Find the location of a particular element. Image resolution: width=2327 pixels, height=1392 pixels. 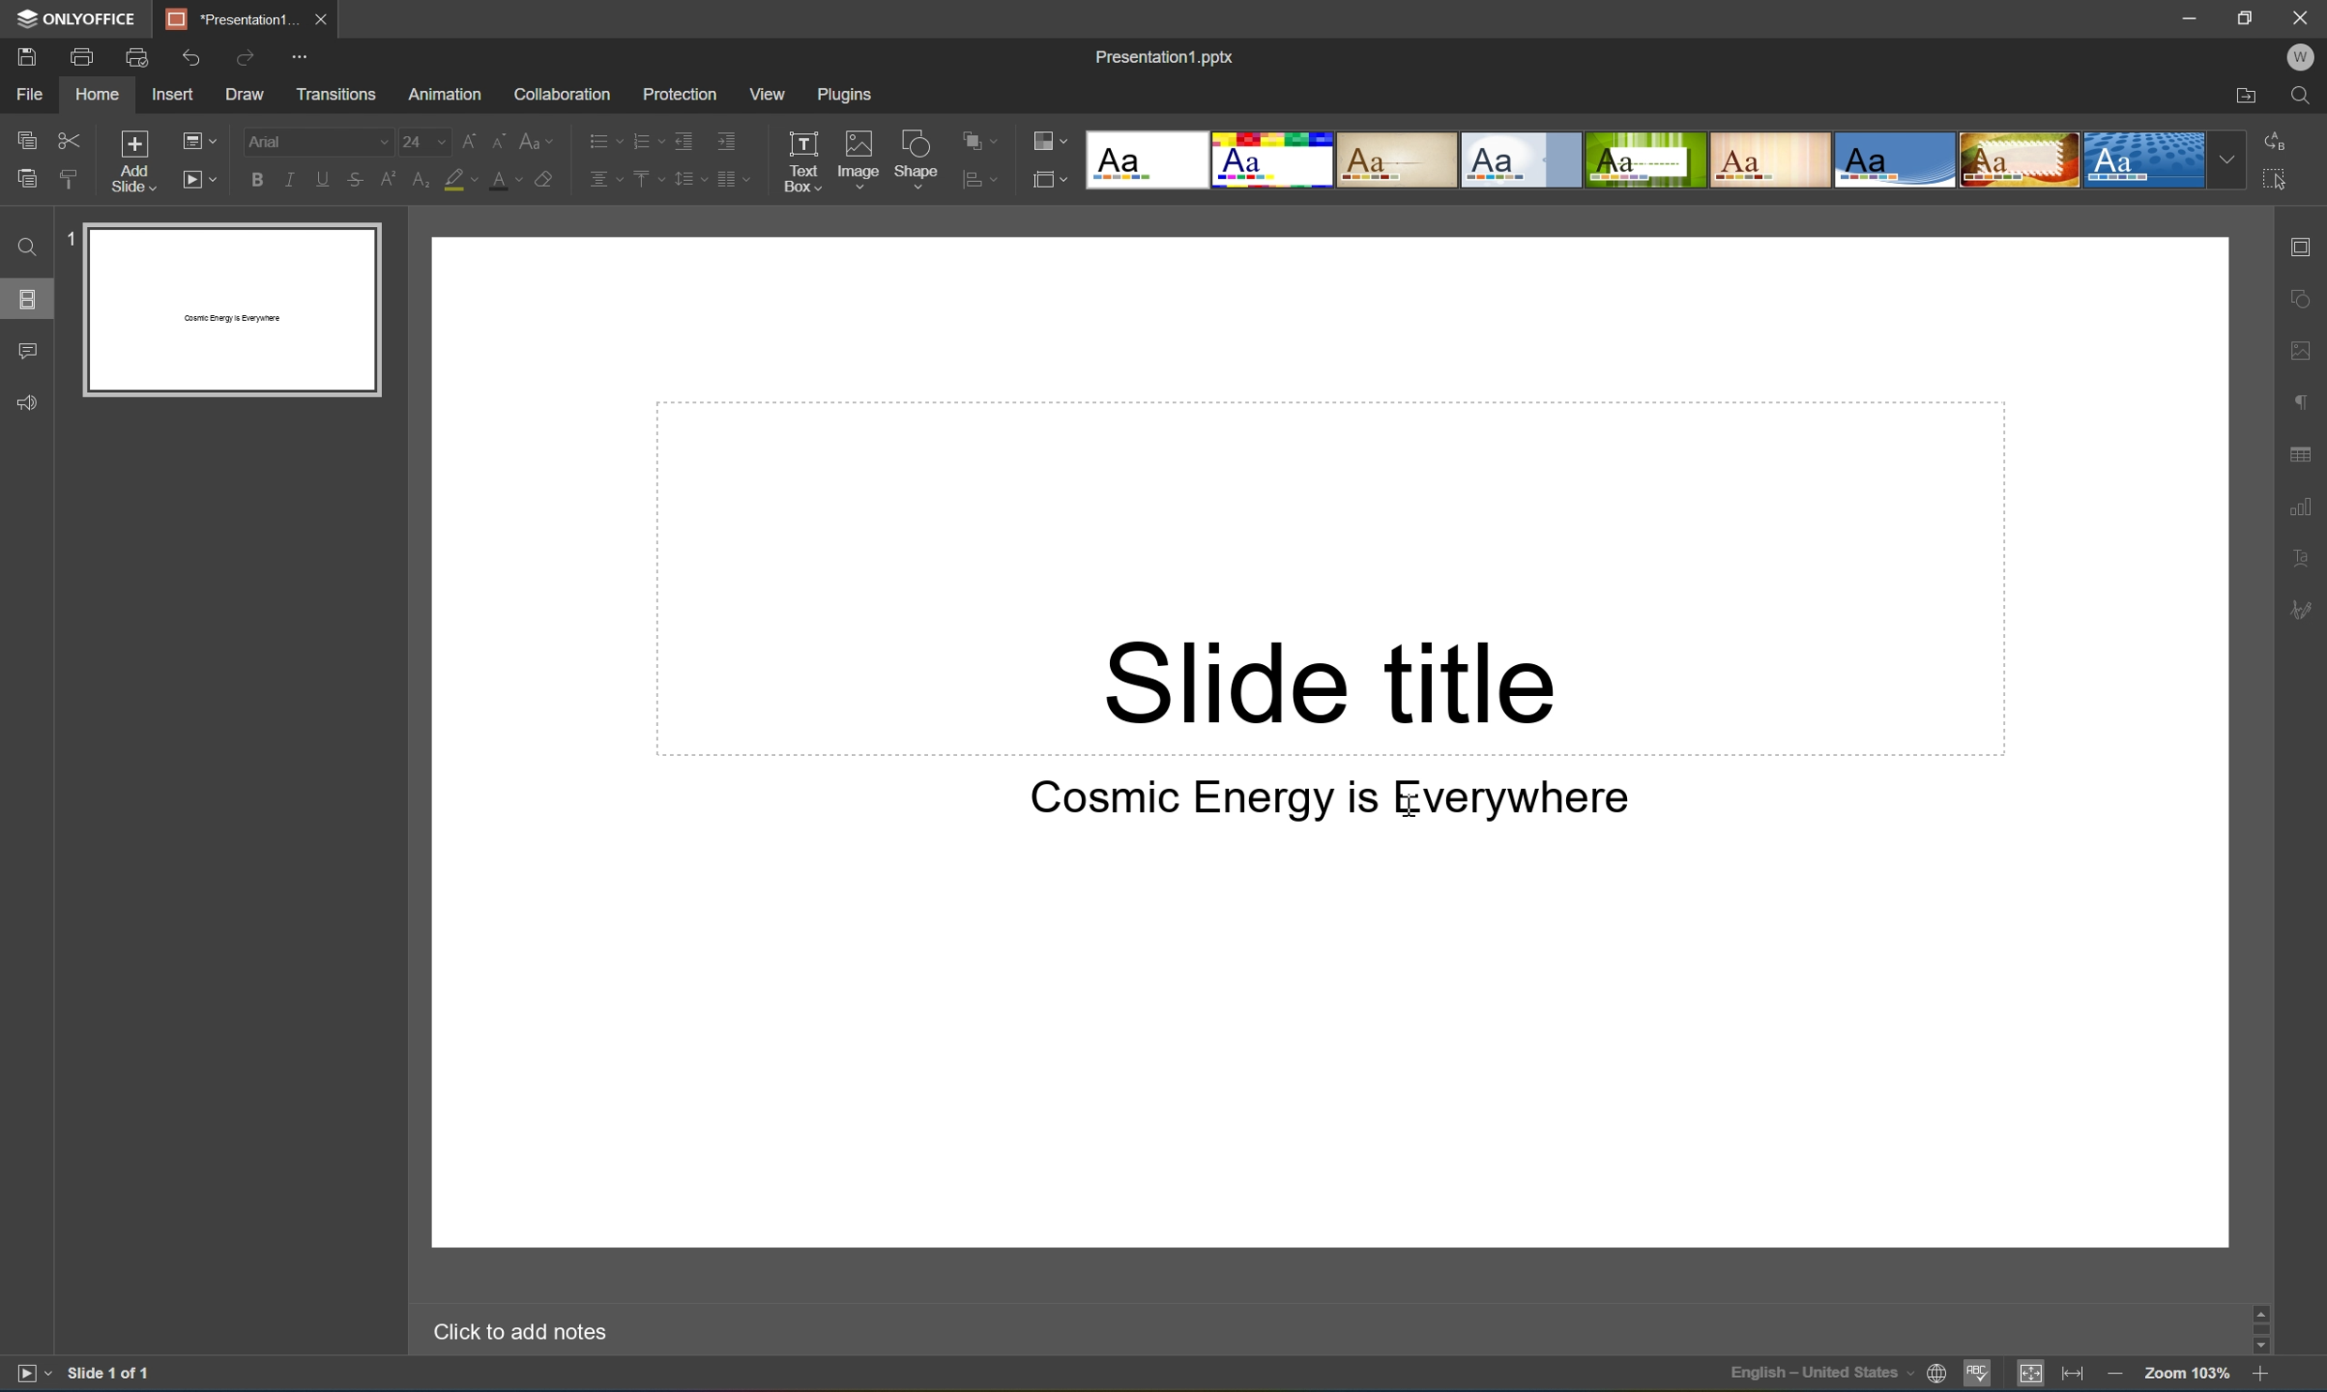

Zoom in is located at coordinates (2261, 1372).